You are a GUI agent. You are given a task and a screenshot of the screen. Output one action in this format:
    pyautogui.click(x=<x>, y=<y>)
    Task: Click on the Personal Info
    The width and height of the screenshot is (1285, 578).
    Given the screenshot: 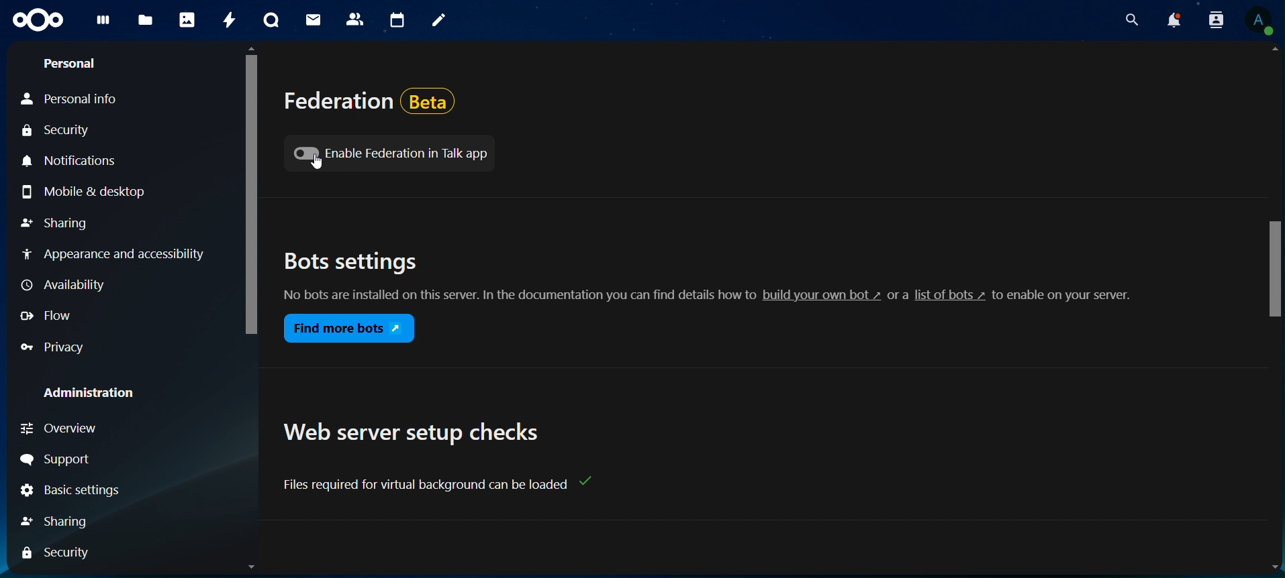 What is the action you would take?
    pyautogui.click(x=66, y=100)
    